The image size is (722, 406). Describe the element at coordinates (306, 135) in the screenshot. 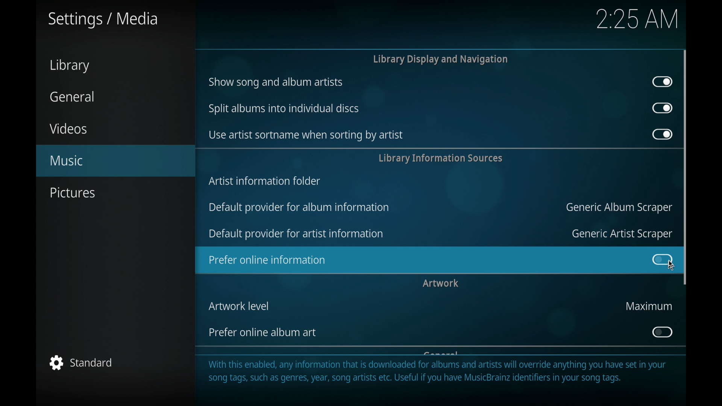

I see `use artist sort name when sorting by artist` at that location.